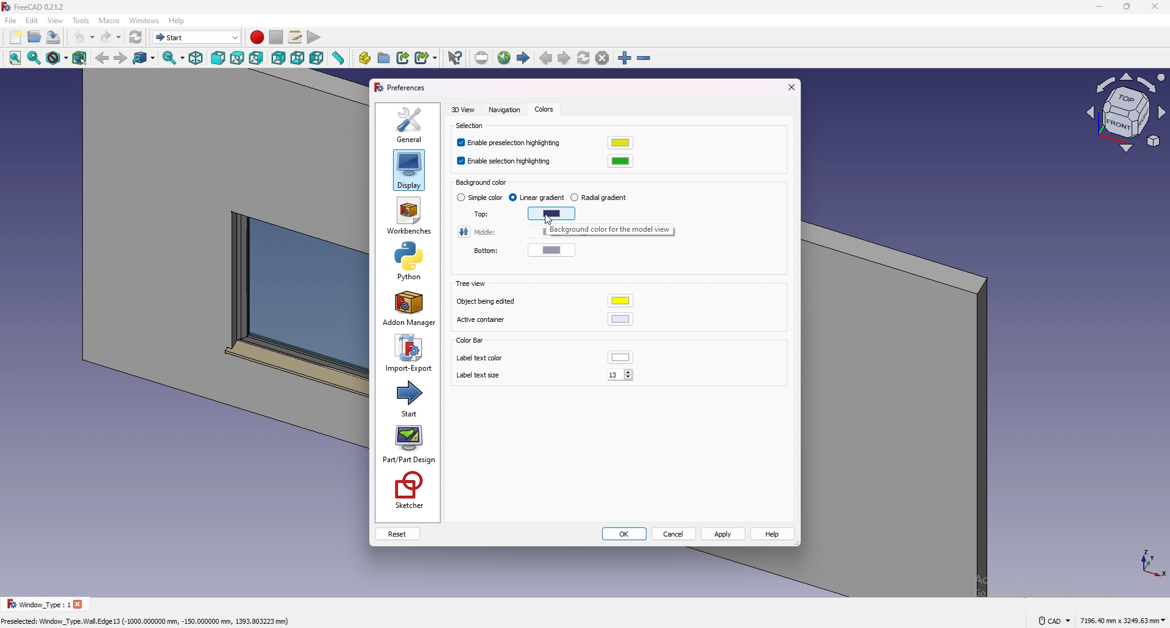  What do you see at coordinates (136, 37) in the screenshot?
I see `refresh` at bounding box center [136, 37].